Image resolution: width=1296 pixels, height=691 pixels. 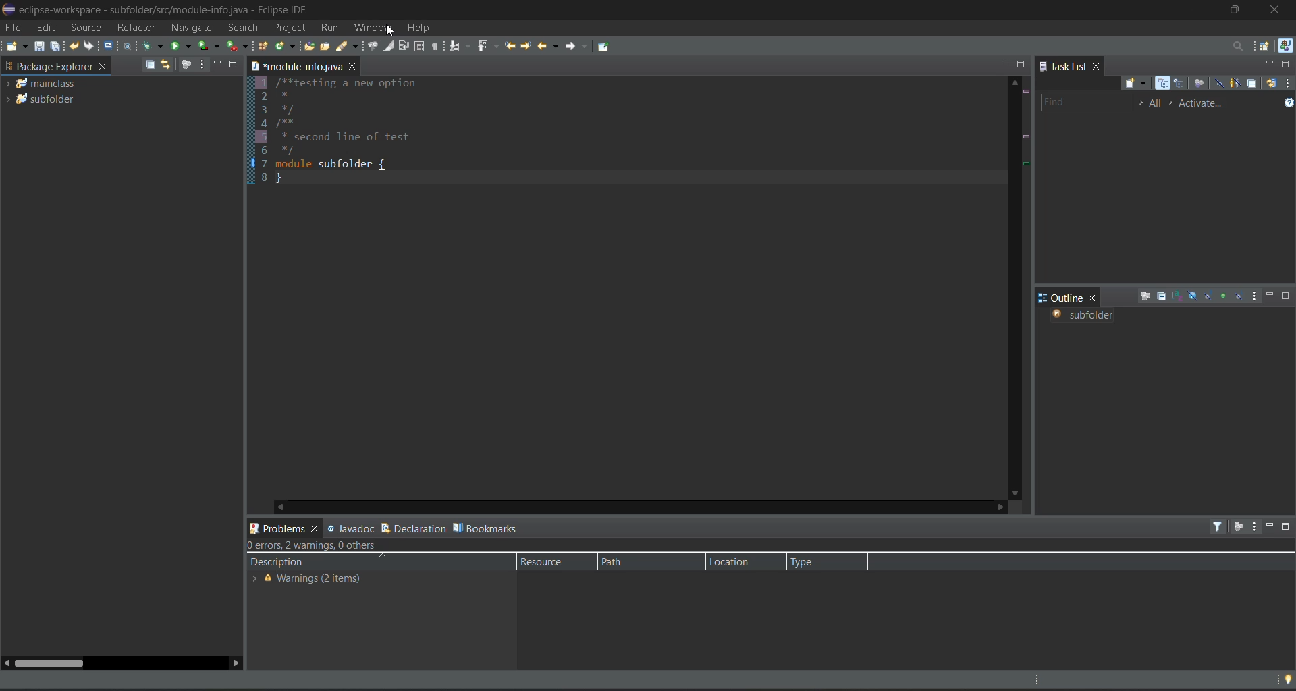 I want to click on 1/**testing a new option 2* 3*/ 4/**5 * second 1i6 */7 module subfolder{8}, so click(x=524, y=287).